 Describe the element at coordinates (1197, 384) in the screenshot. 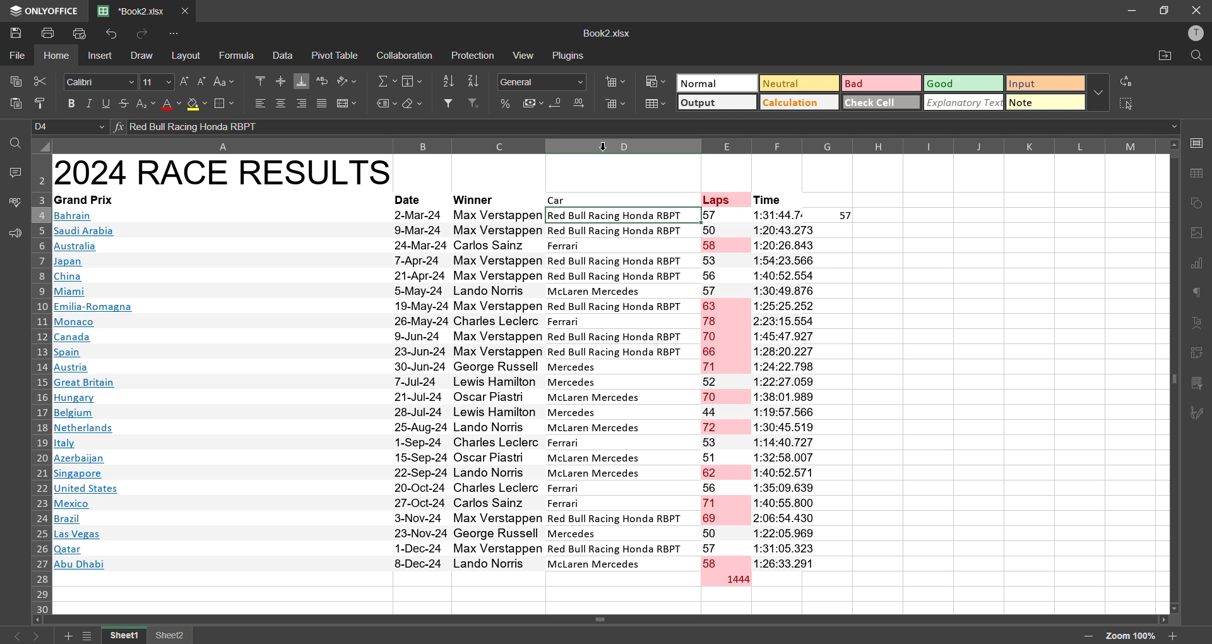

I see `slicer` at that location.